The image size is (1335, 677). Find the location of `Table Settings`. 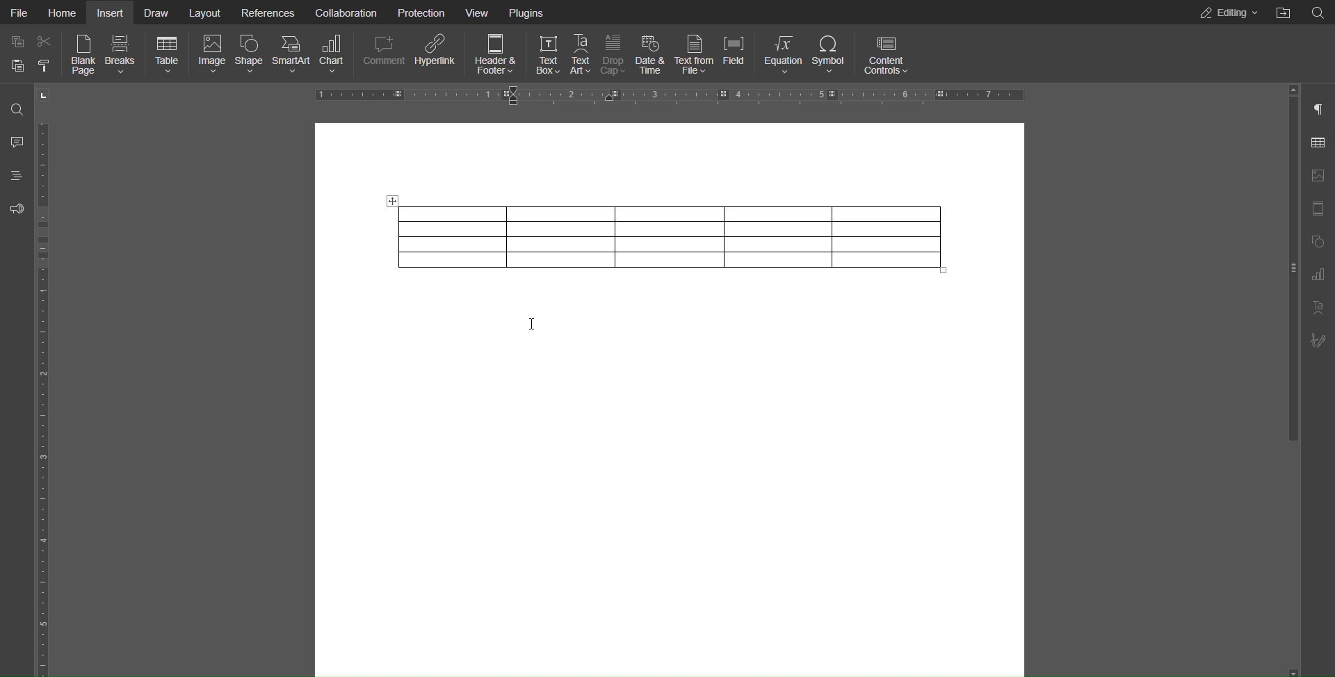

Table Settings is located at coordinates (1316, 142).